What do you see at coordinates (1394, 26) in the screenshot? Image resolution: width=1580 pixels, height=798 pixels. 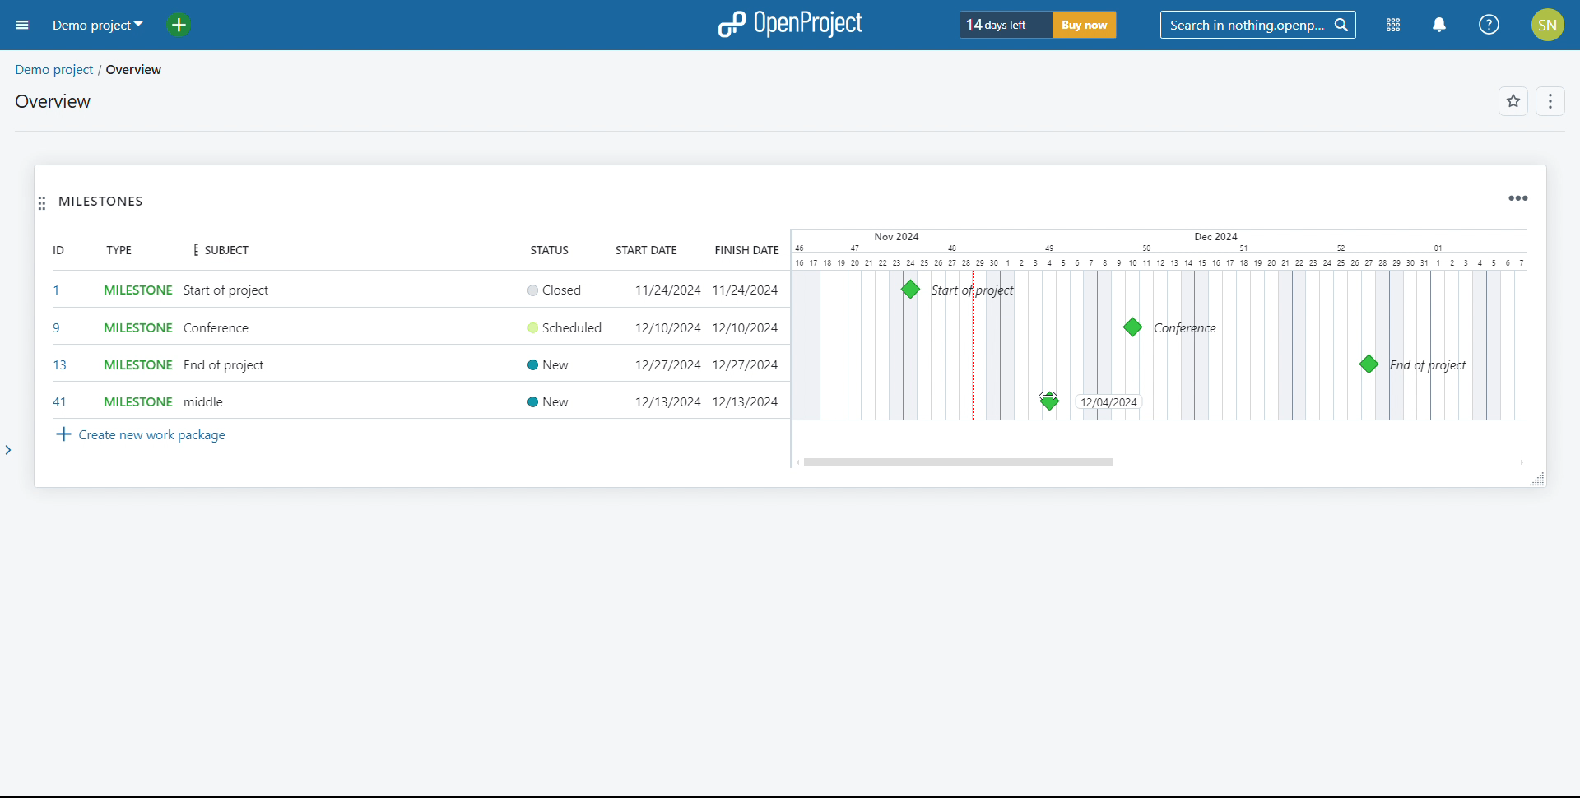 I see `modules` at bounding box center [1394, 26].